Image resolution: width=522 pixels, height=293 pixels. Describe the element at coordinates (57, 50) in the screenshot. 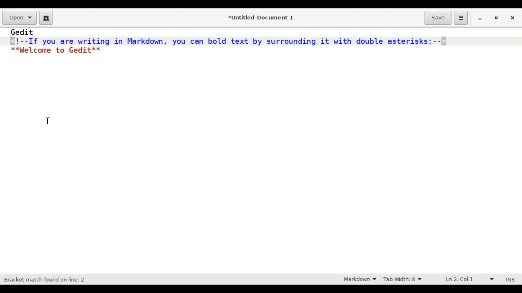

I see `**Welcome to Gedit**` at that location.